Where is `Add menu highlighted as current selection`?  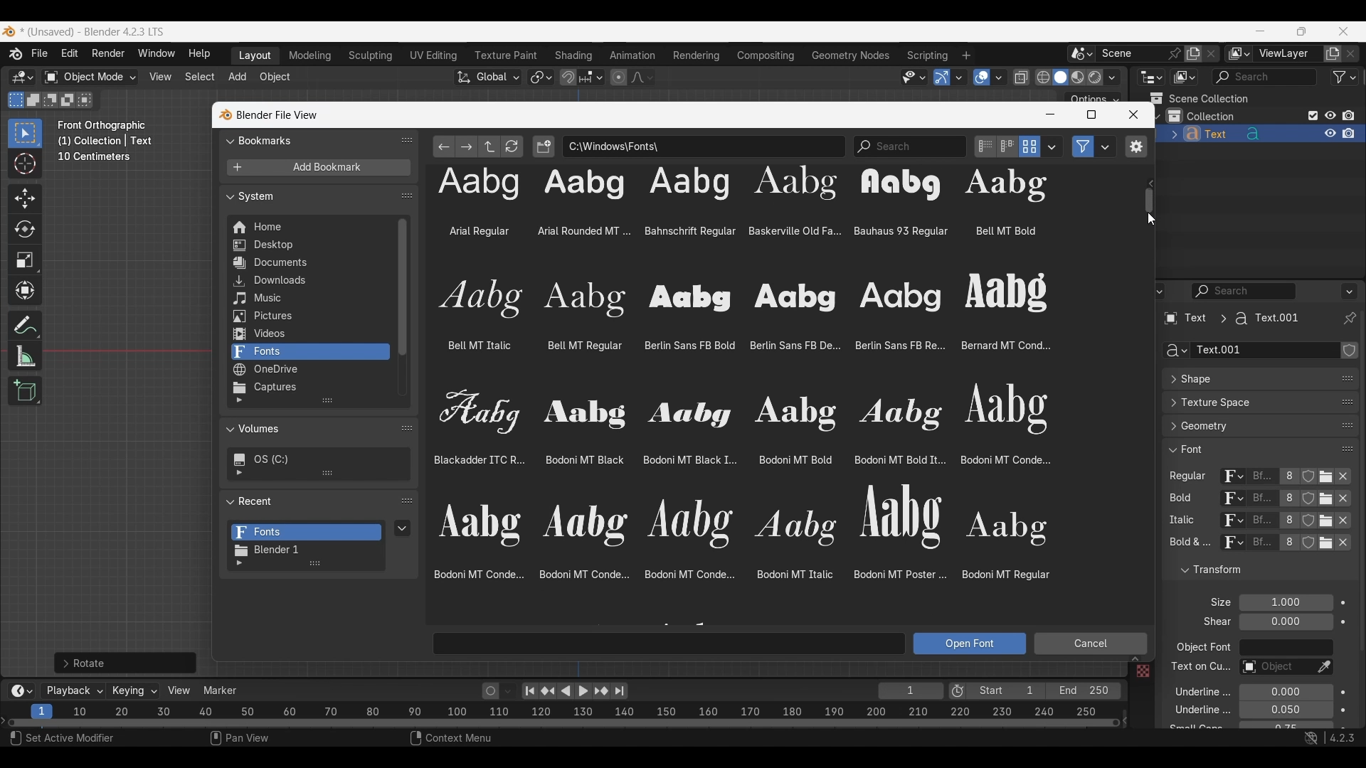
Add menu highlighted as current selection is located at coordinates (238, 78).